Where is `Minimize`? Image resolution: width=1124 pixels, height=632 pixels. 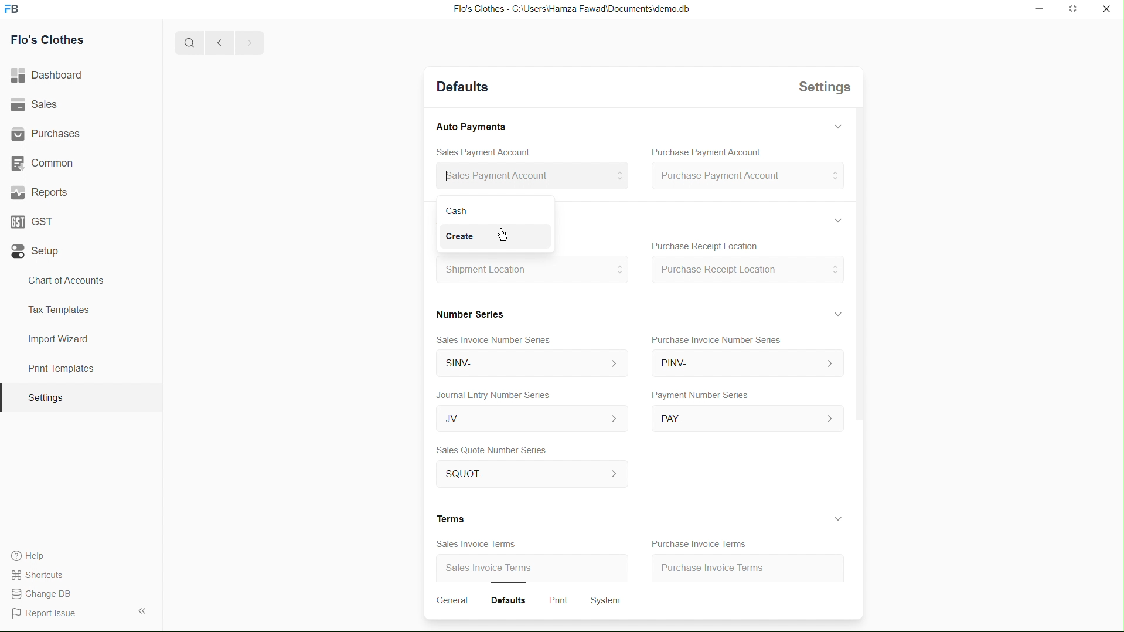
Minimize is located at coordinates (1037, 9).